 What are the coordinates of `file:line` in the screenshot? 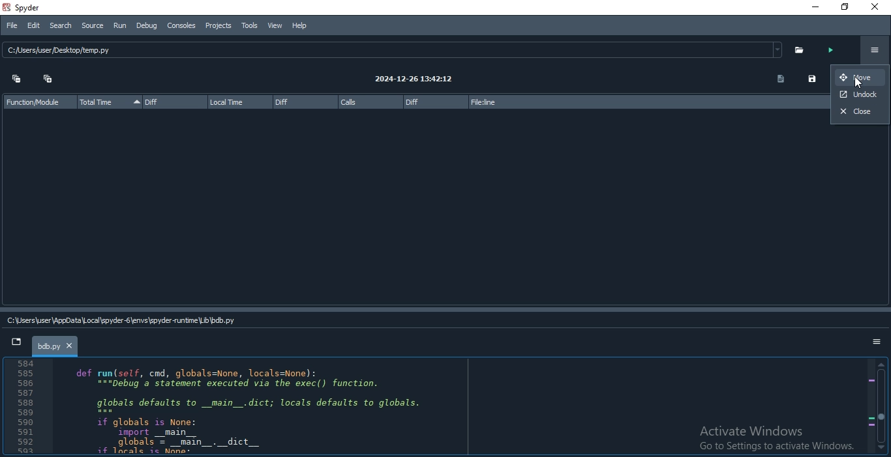 It's located at (647, 102).